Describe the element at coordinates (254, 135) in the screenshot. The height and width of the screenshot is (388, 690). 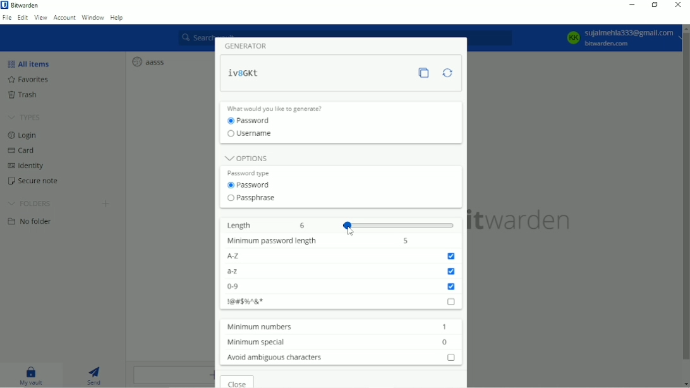
I see `Username` at that location.